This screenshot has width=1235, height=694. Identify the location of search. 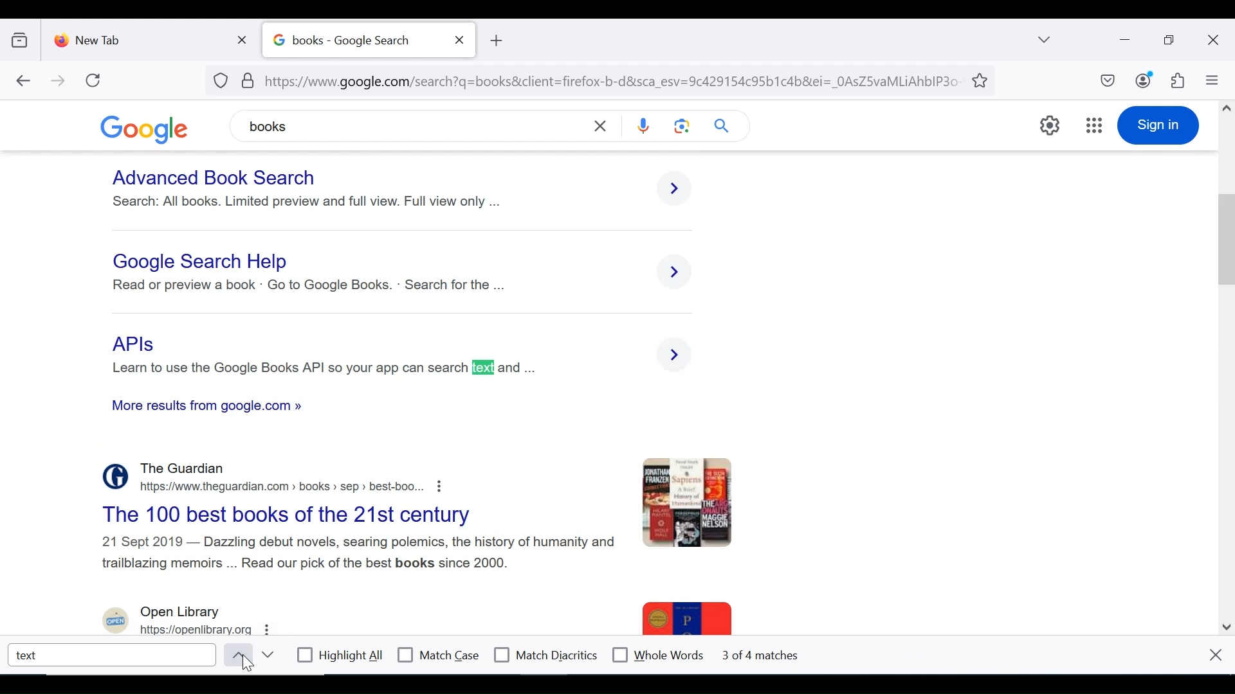
(724, 125).